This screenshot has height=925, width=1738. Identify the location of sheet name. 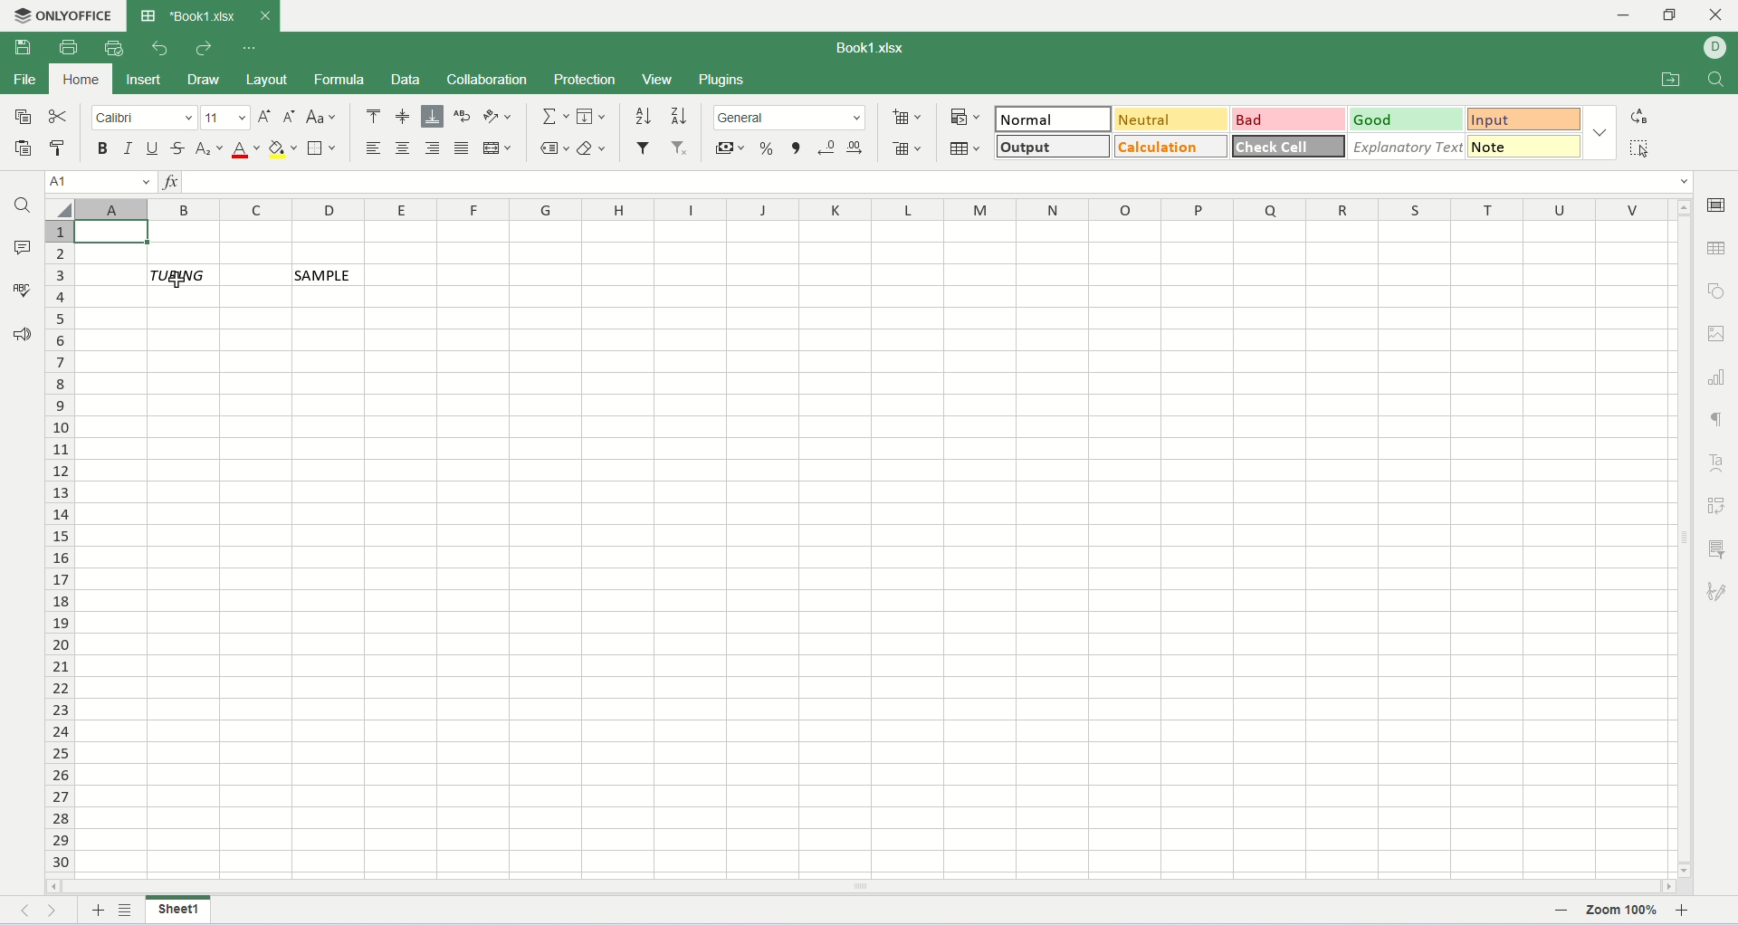
(177, 909).